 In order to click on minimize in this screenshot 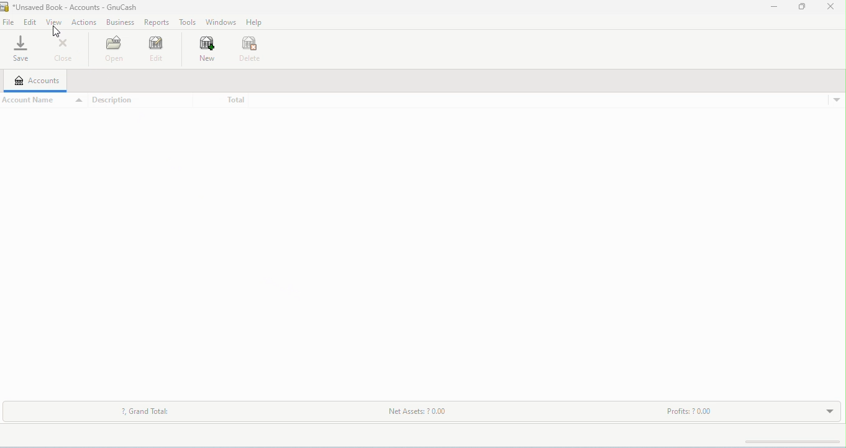, I will do `click(775, 7)`.